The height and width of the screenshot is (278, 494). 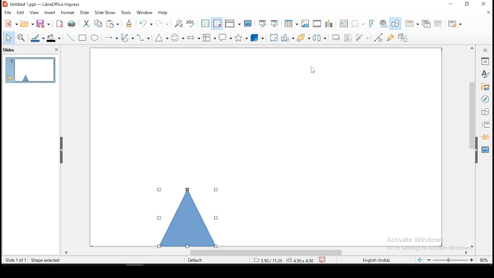 What do you see at coordinates (72, 24) in the screenshot?
I see `print` at bounding box center [72, 24].